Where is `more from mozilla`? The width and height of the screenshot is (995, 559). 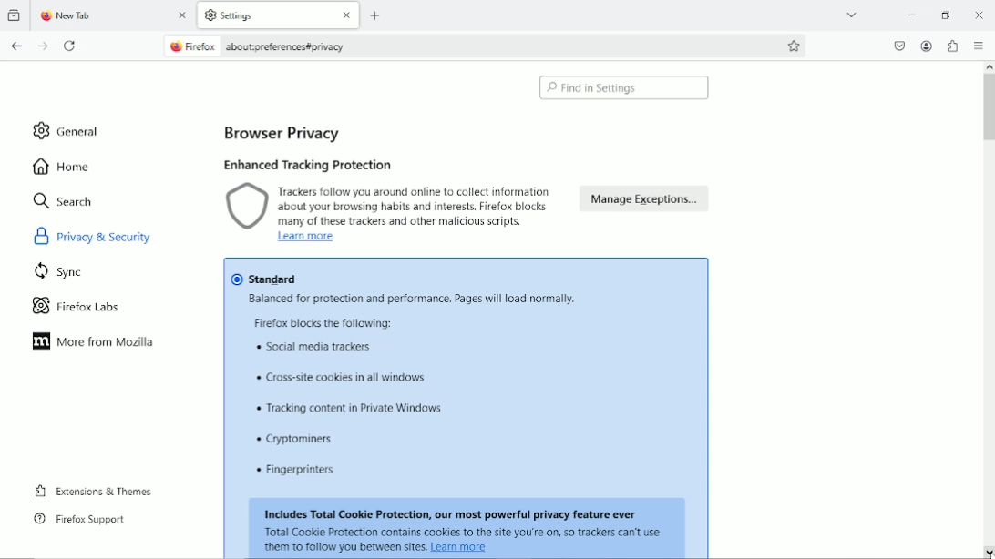 more from mozilla is located at coordinates (95, 342).